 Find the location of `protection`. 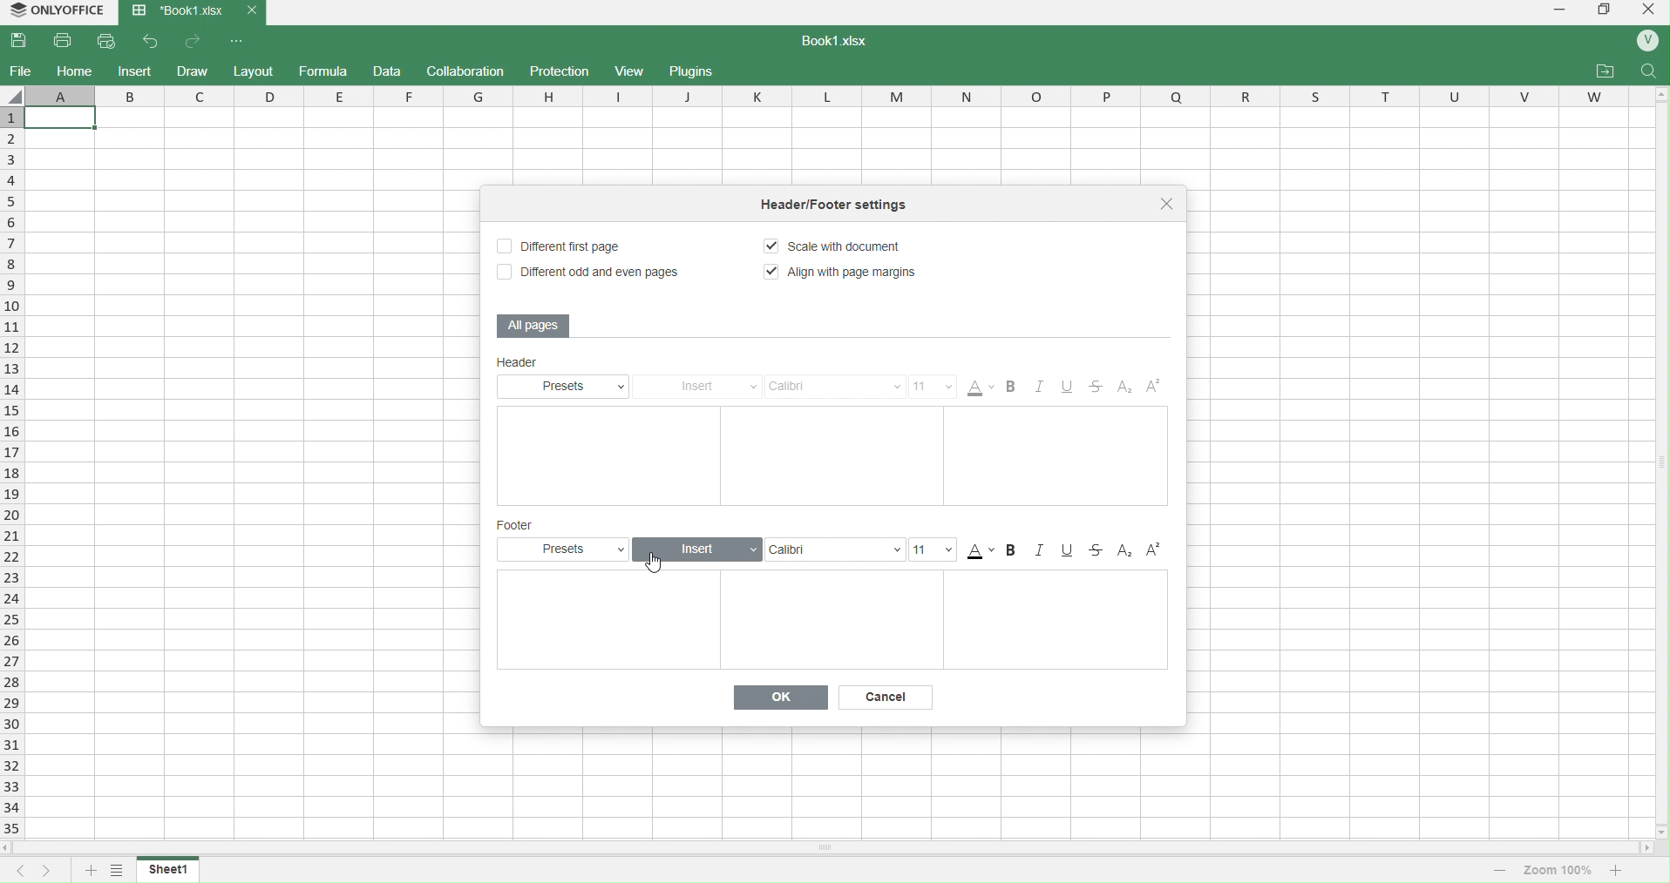

protection is located at coordinates (556, 71).